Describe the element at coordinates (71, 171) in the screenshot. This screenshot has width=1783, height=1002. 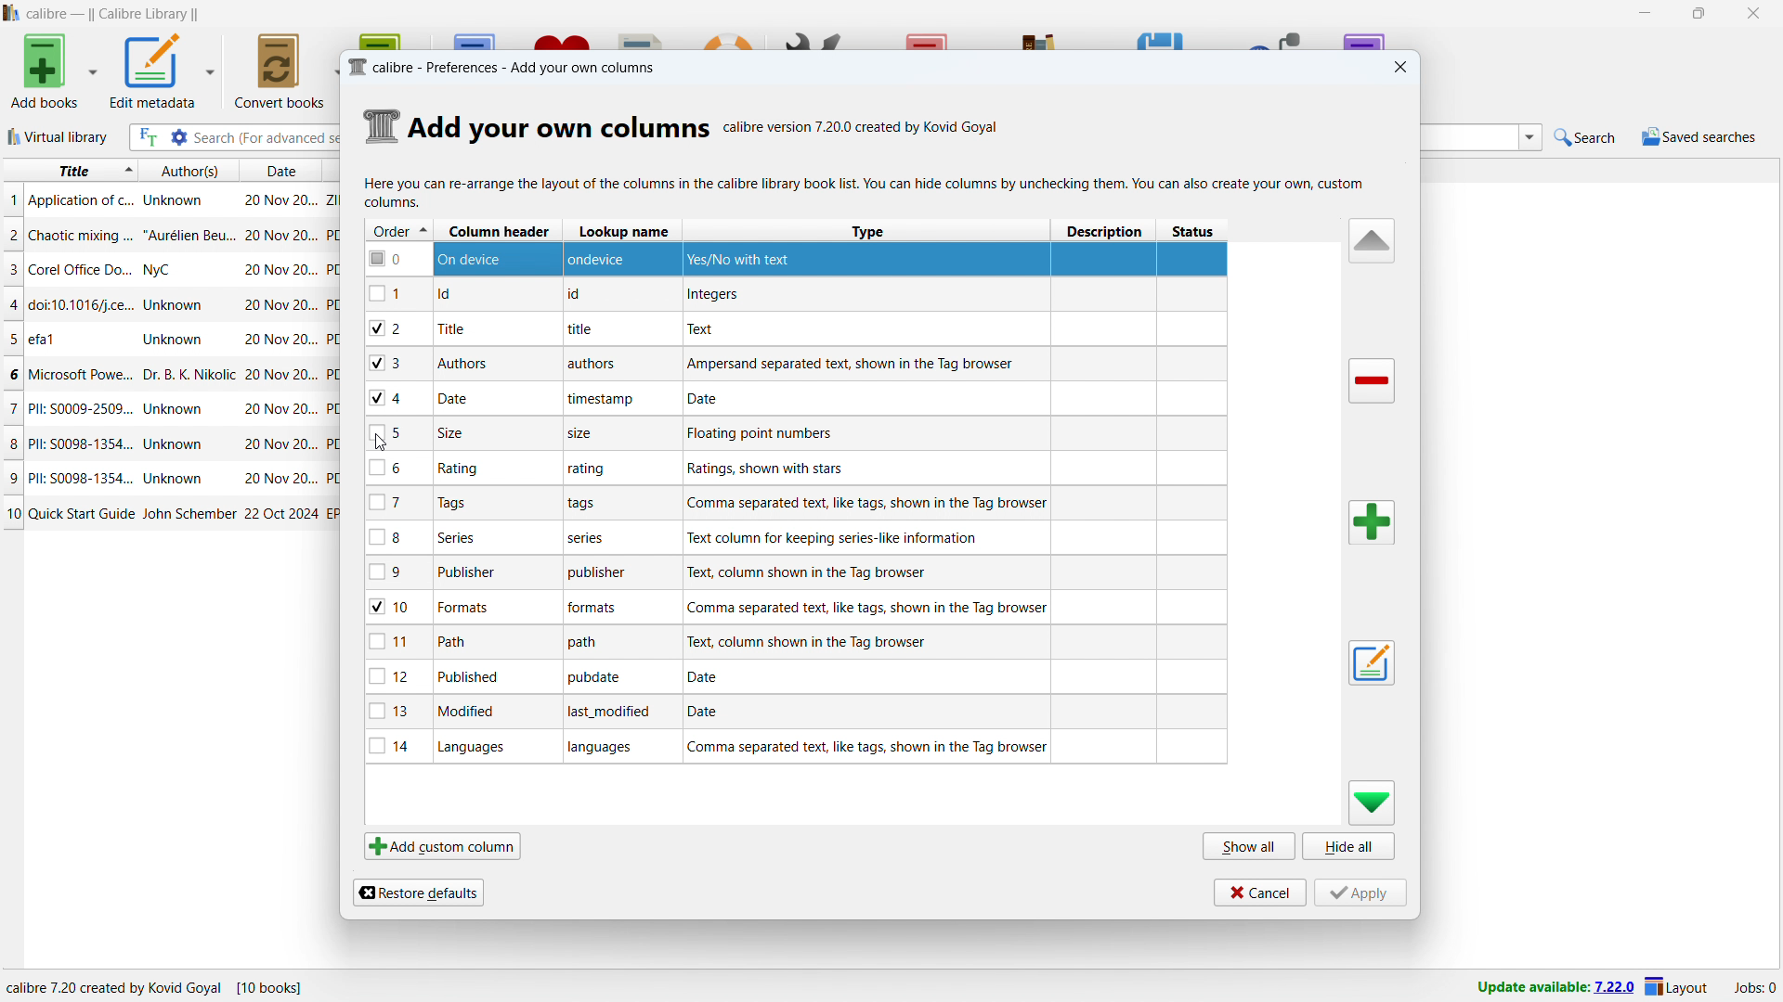
I see `sort by title` at that location.